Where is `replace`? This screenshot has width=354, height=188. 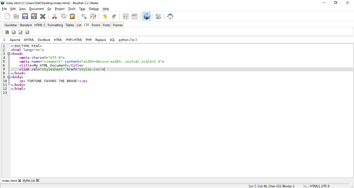
replace is located at coordinates (101, 40).